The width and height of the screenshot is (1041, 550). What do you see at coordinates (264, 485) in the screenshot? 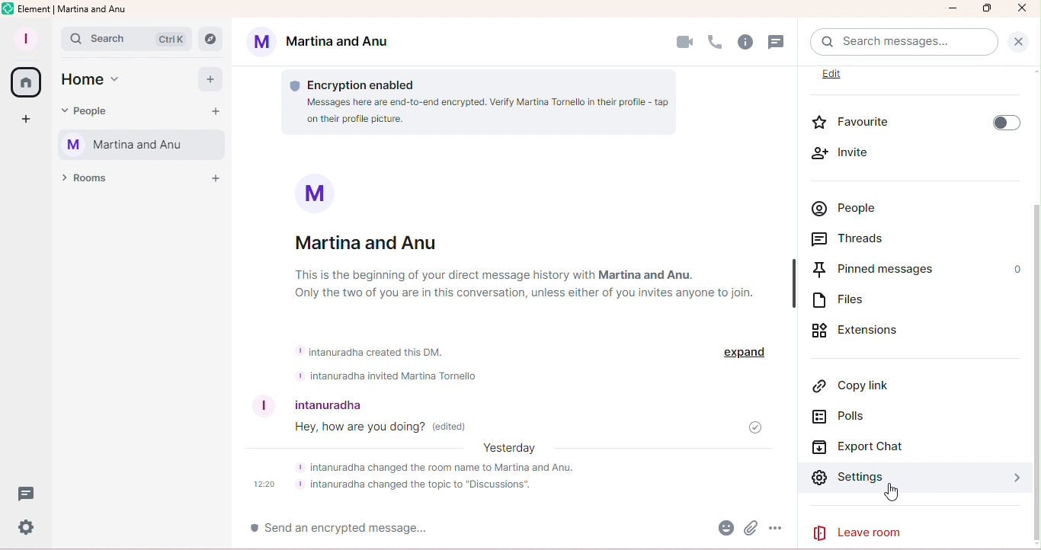
I see `12:20` at bounding box center [264, 485].